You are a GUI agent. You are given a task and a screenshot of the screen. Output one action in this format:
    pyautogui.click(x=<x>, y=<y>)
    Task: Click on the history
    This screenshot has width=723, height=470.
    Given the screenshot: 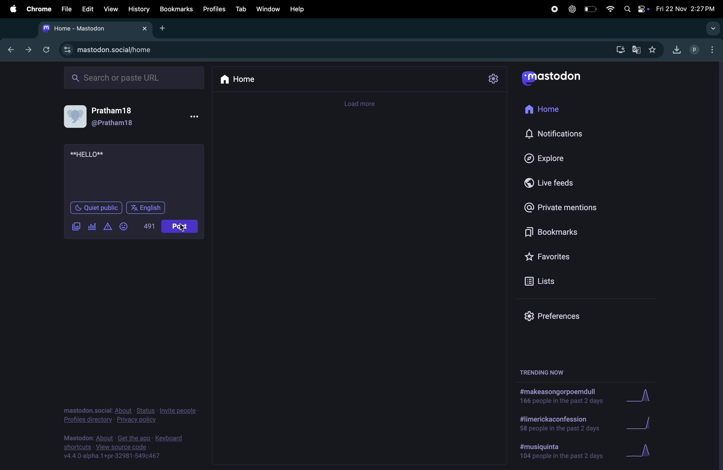 What is the action you would take?
    pyautogui.click(x=138, y=8)
    